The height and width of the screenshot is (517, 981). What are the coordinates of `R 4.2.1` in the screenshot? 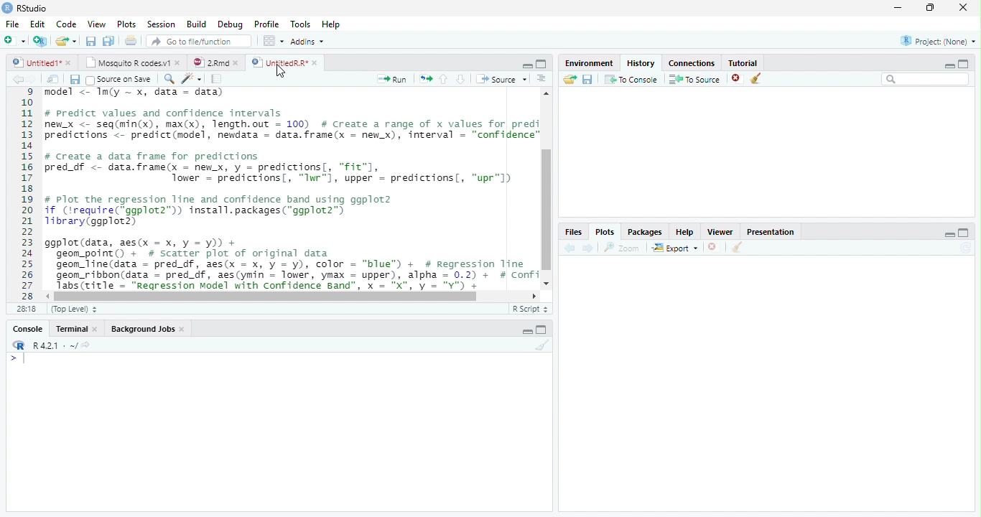 It's located at (48, 345).